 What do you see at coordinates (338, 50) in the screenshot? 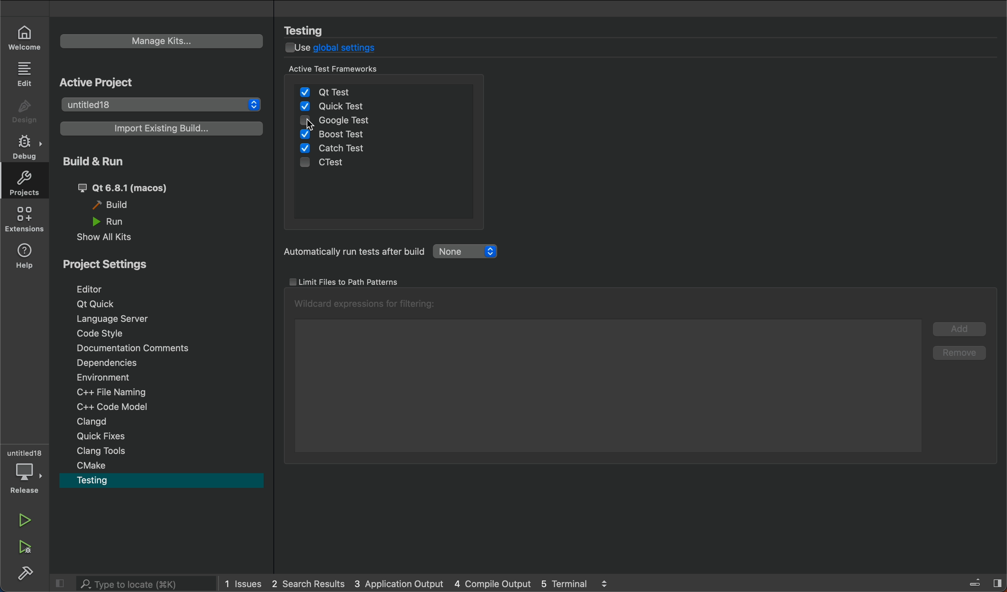
I see `disable global settings` at bounding box center [338, 50].